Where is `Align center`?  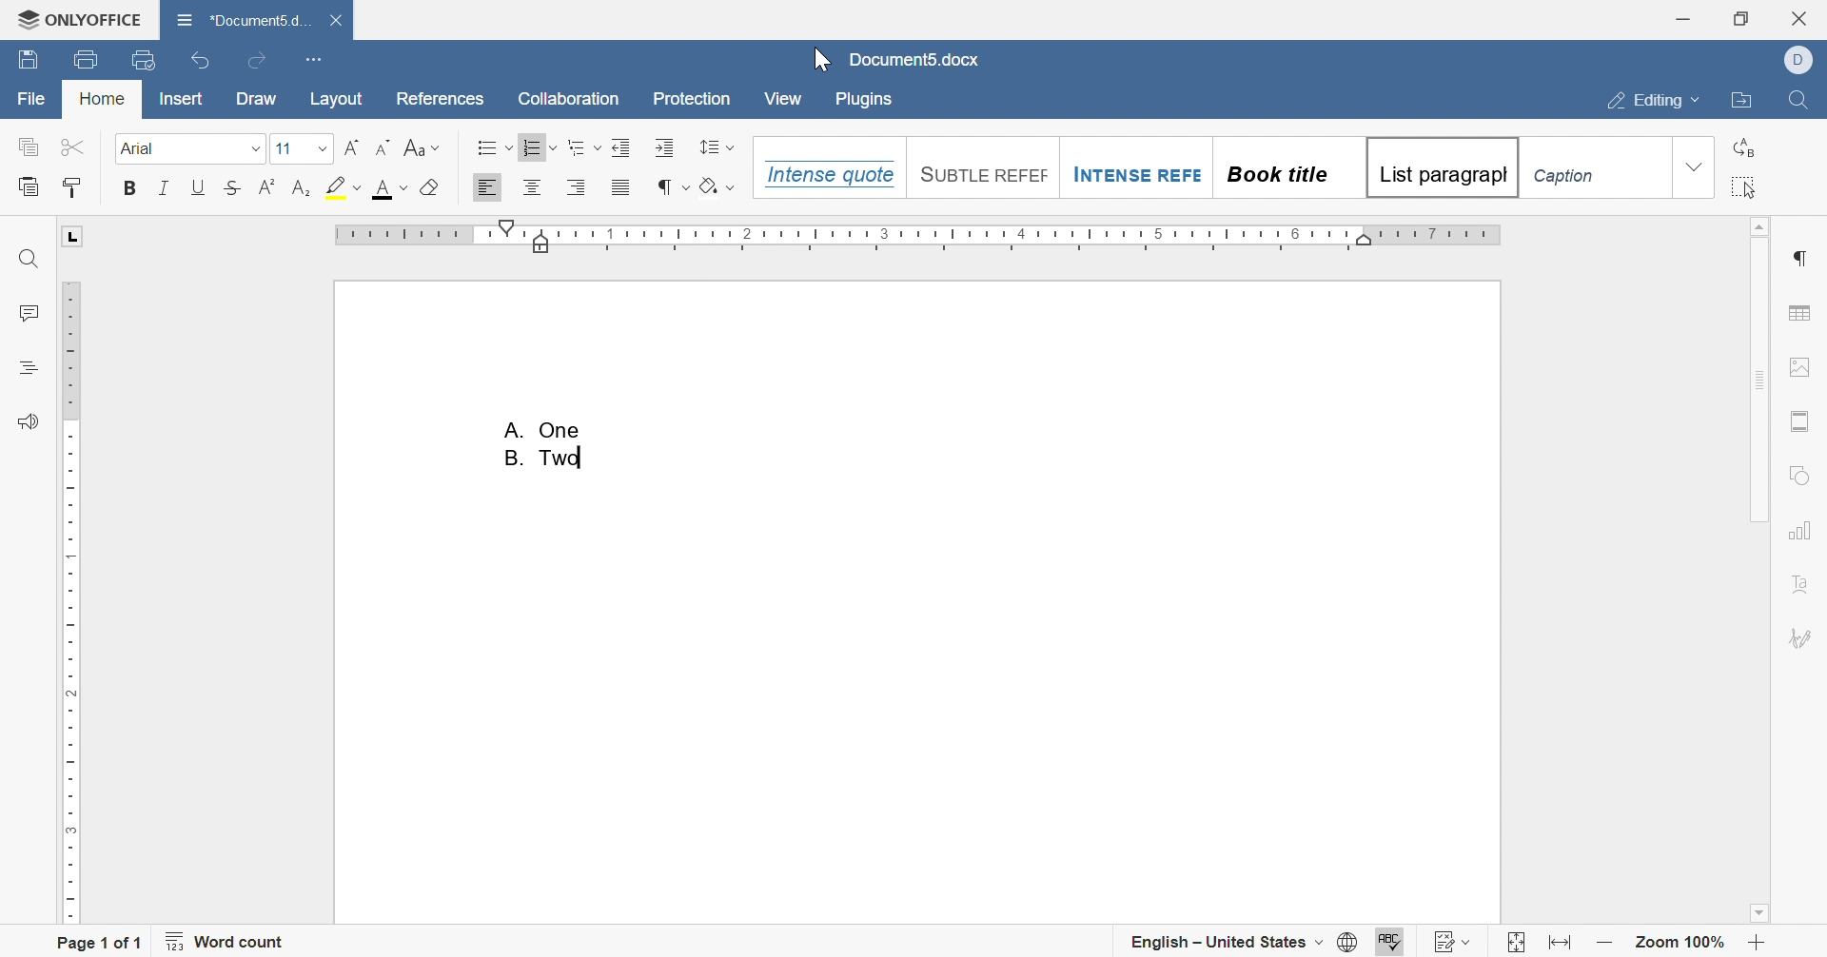 Align center is located at coordinates (535, 187).